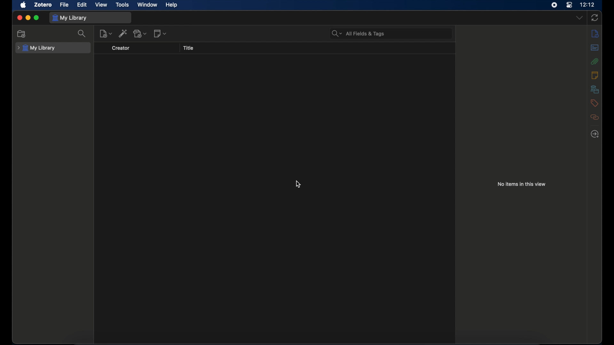 This screenshot has height=345, width=614. I want to click on sync, so click(594, 18).